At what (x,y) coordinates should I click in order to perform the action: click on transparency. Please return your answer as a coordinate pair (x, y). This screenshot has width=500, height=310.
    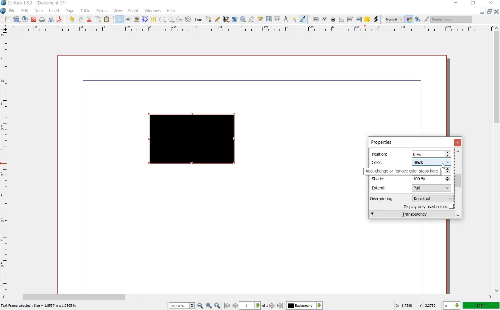
    Looking at the image, I should click on (411, 214).